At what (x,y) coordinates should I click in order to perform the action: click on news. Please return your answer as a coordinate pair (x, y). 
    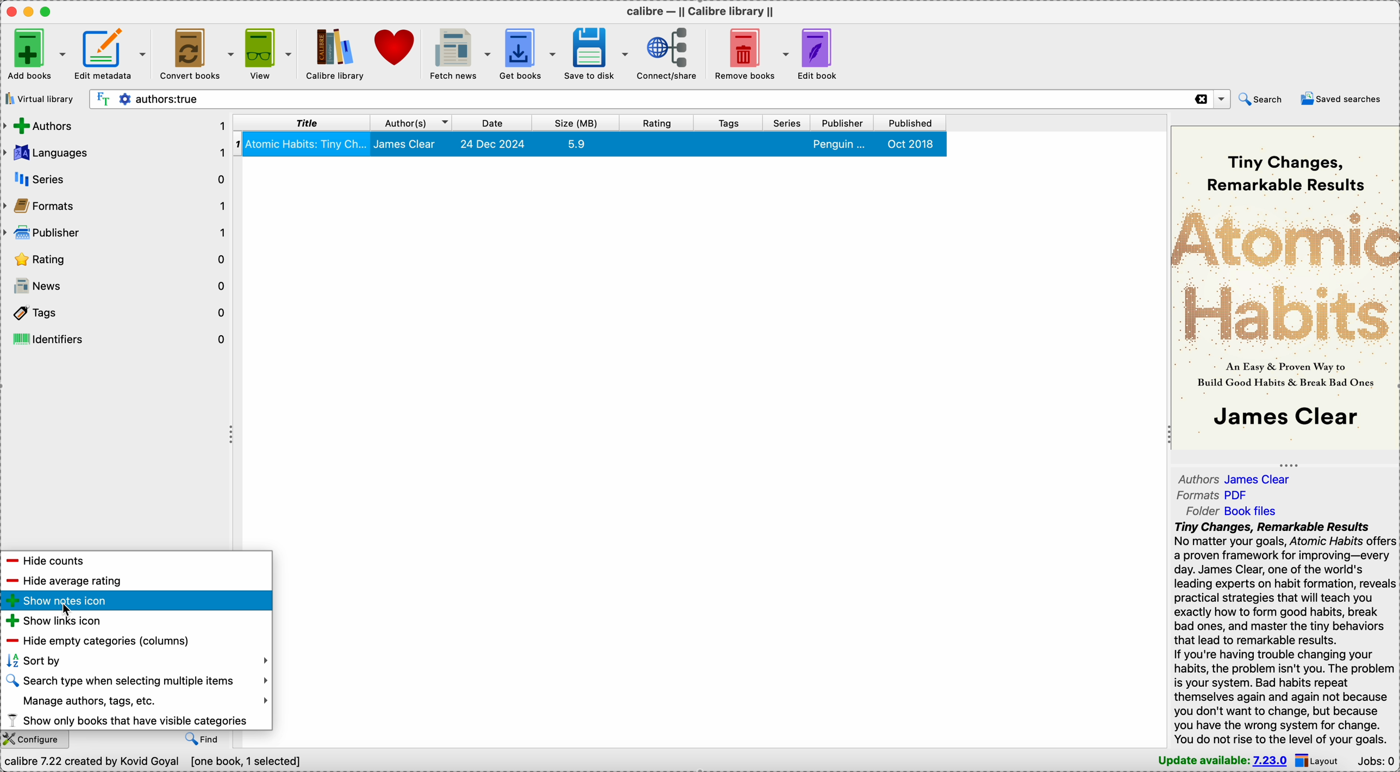
    Looking at the image, I should click on (116, 285).